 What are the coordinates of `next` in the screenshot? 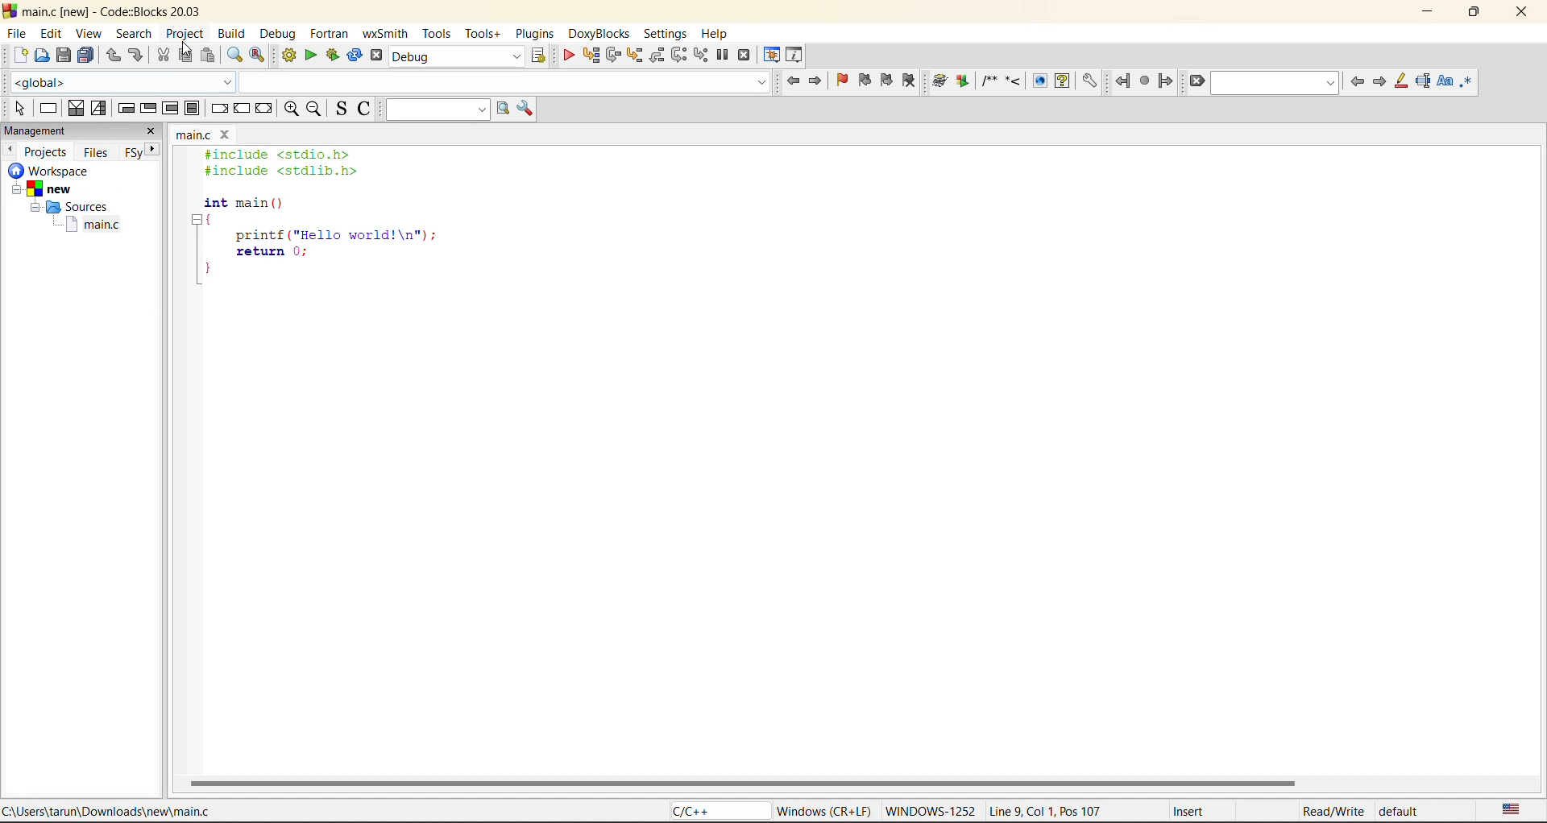 It's located at (155, 149).